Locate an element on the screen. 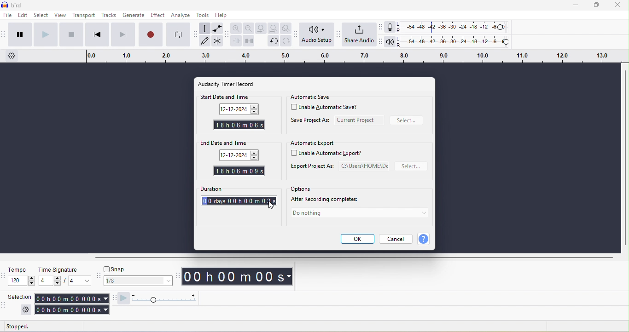  tempo is located at coordinates (21, 281).